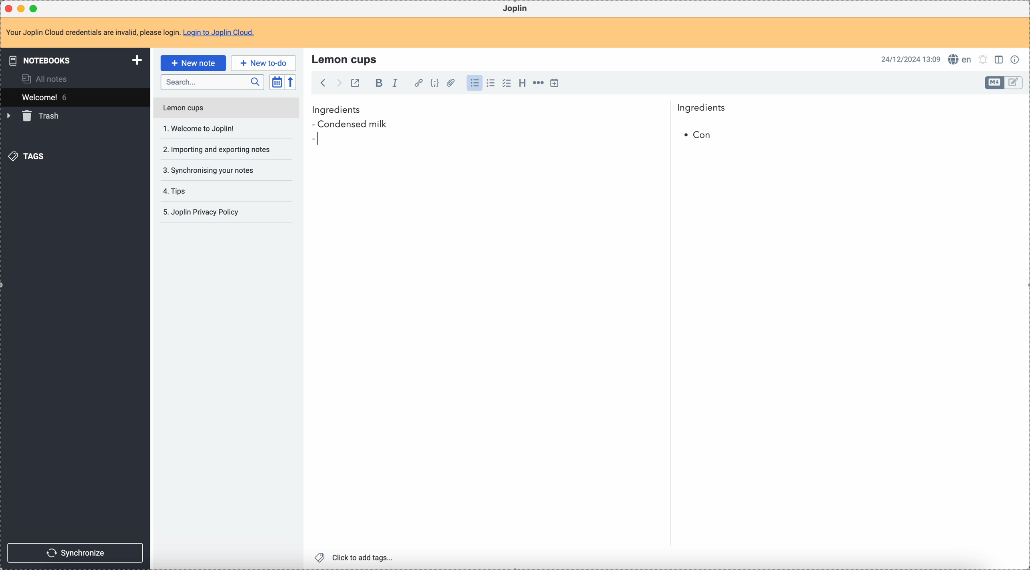 The width and height of the screenshot is (1030, 570). I want to click on ingredients normal typo, so click(519, 110).